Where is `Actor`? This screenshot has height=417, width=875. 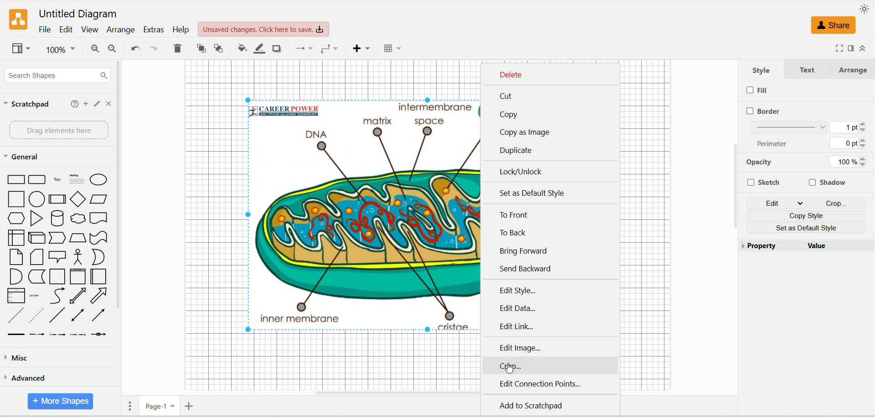 Actor is located at coordinates (77, 257).